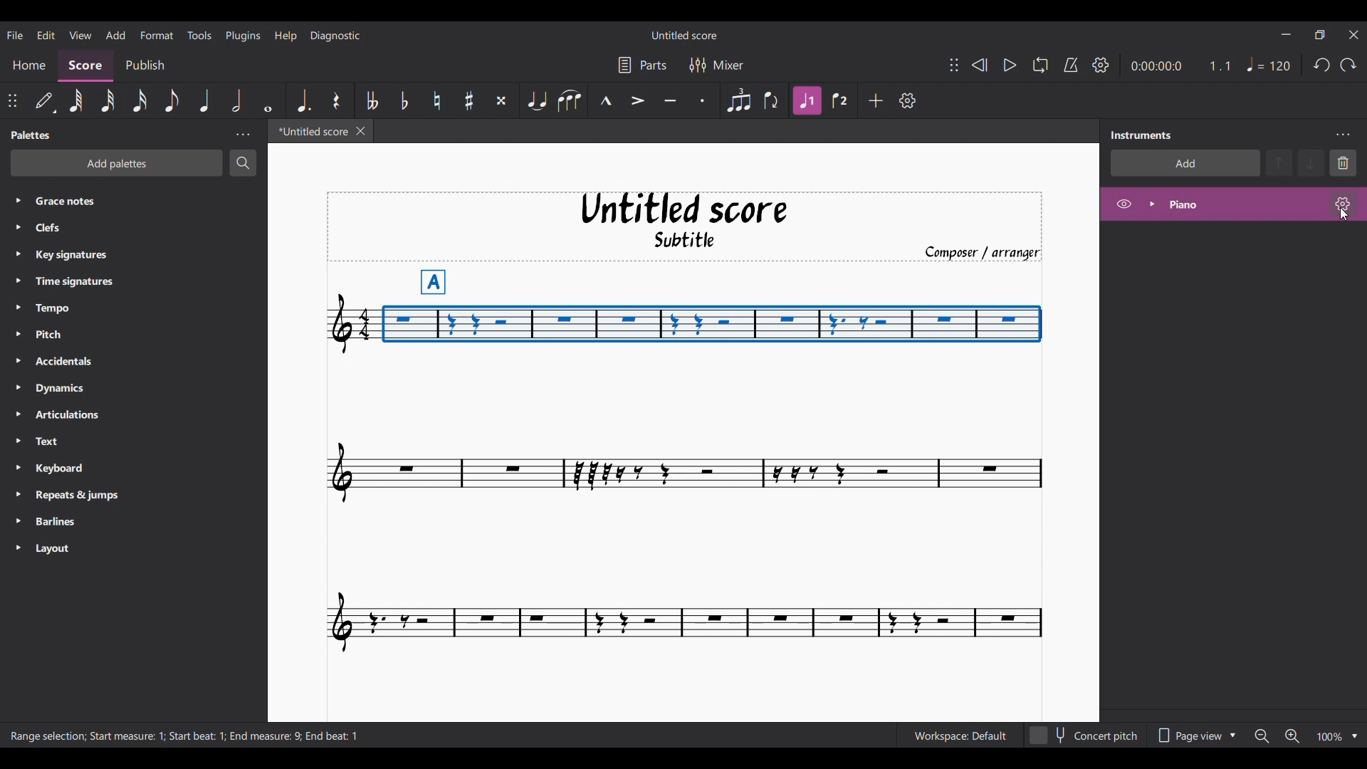 This screenshot has height=769, width=1367. Describe the element at coordinates (606, 100) in the screenshot. I see `Marcato` at that location.